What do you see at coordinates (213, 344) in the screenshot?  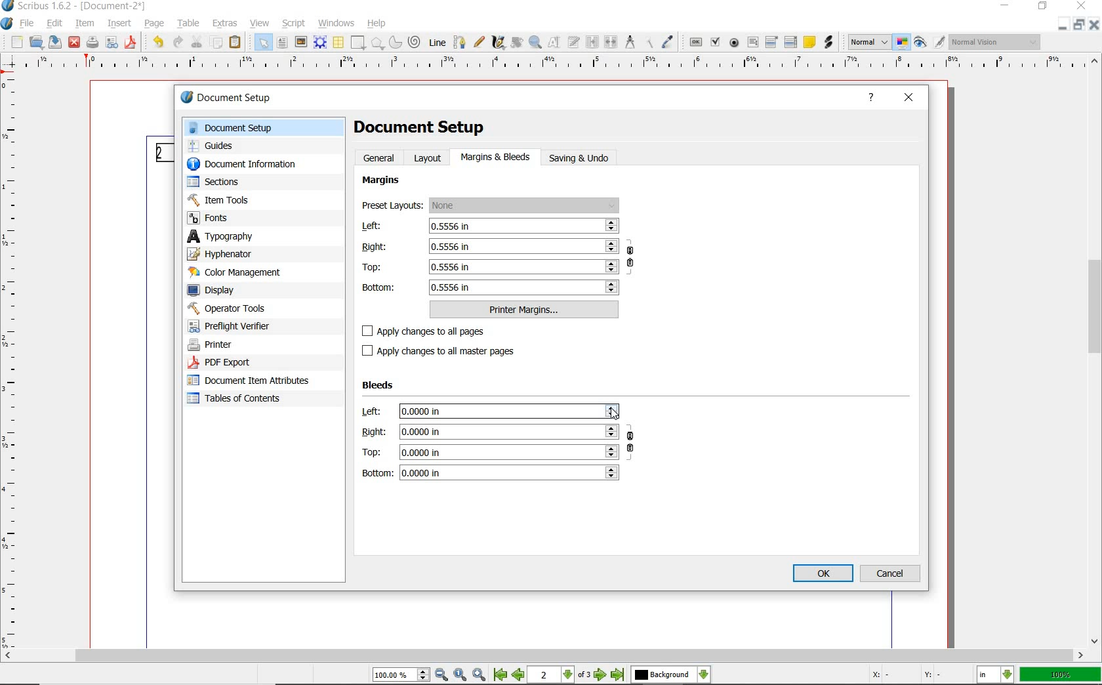 I see `printer` at bounding box center [213, 344].